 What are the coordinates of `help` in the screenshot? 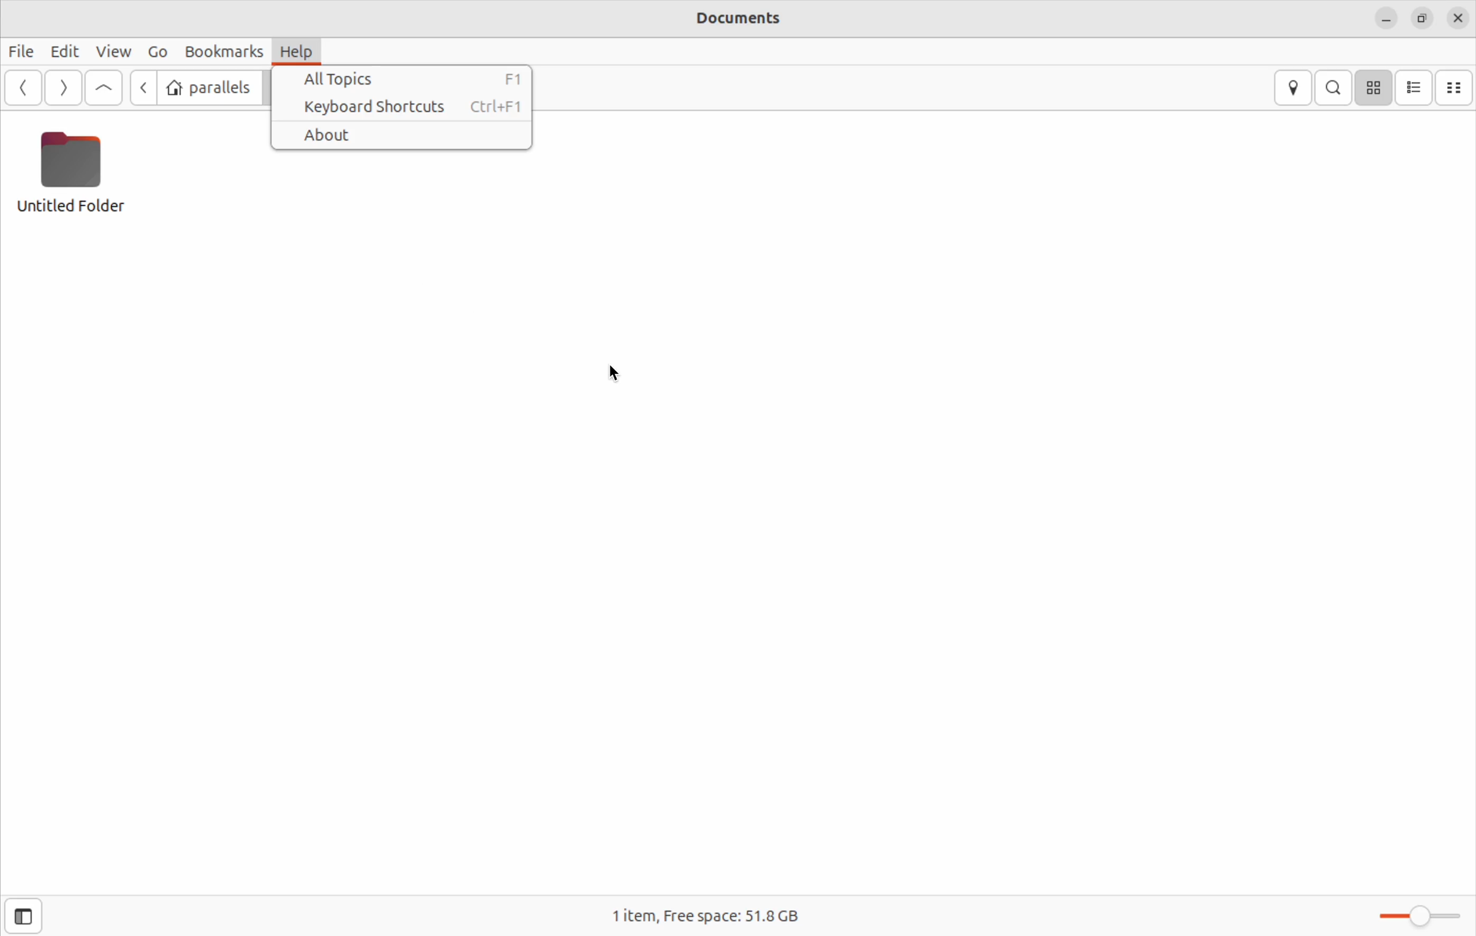 It's located at (300, 52).